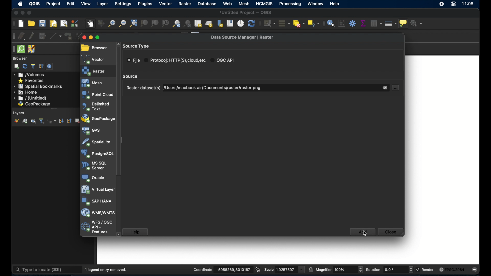  Describe the element at coordinates (21, 49) in the screenshot. I see `quicksom` at that location.